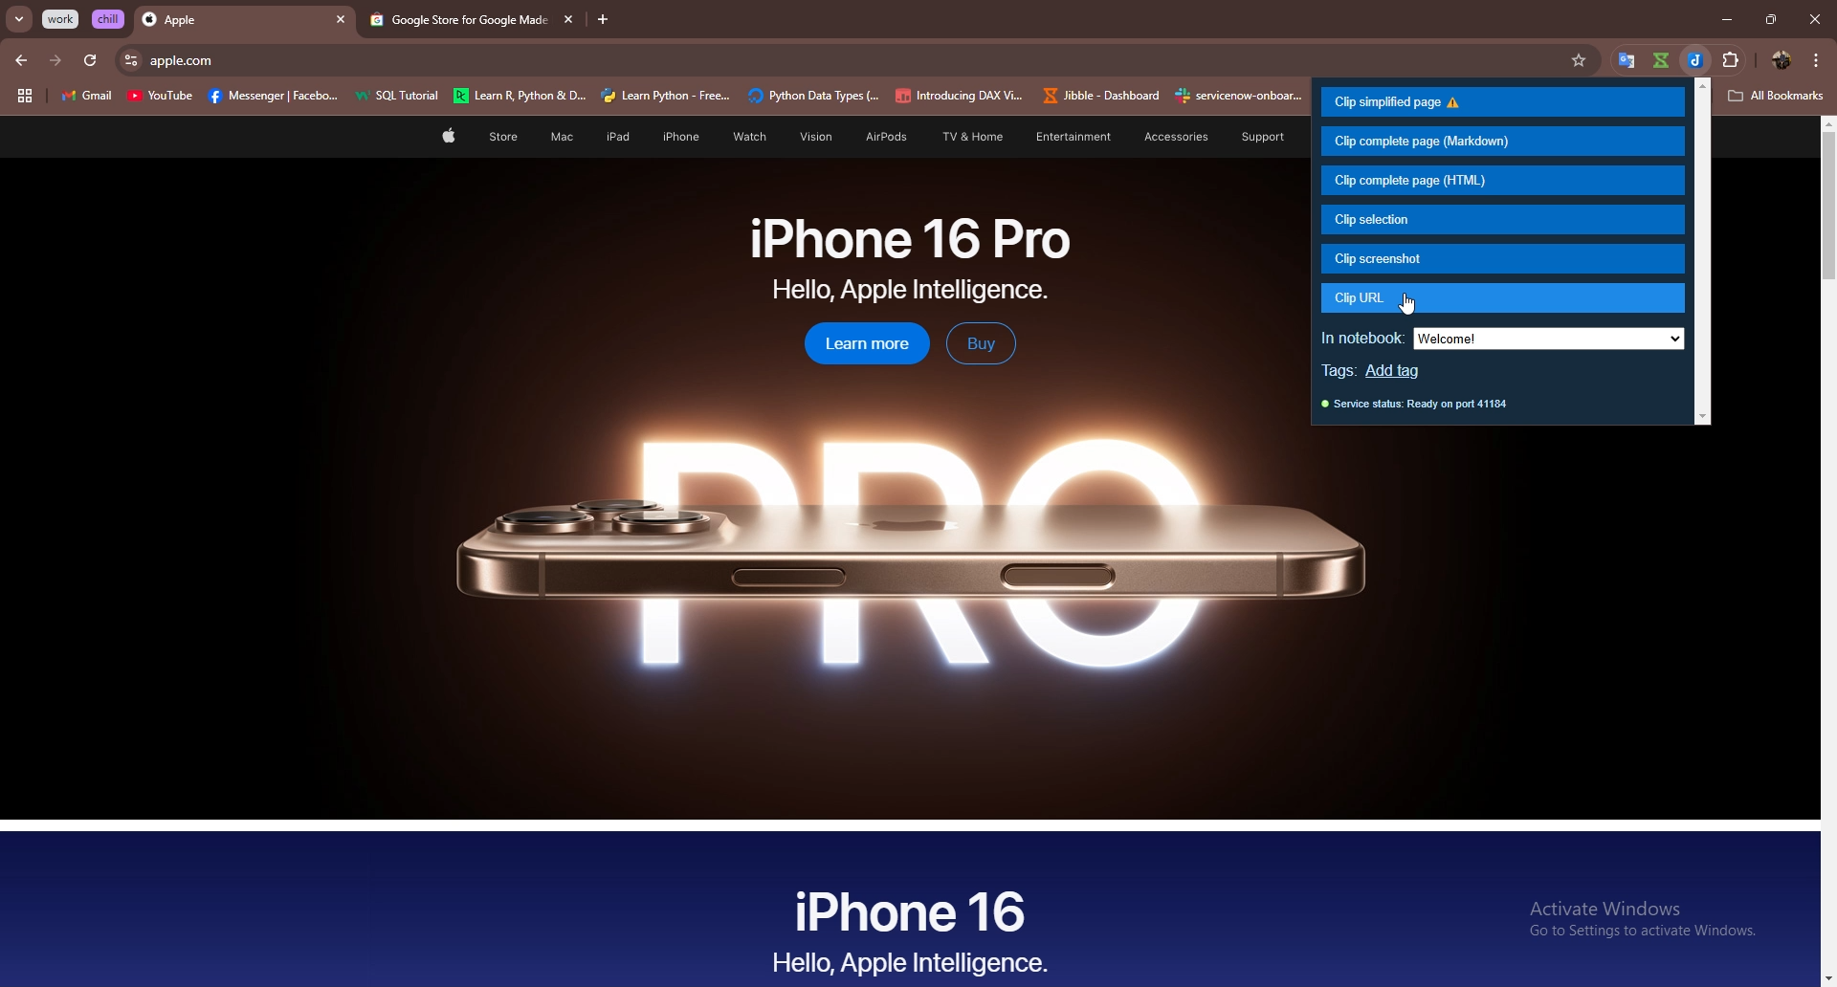 The image size is (1837, 987). I want to click on clip complete page(markdown), so click(1500, 141).